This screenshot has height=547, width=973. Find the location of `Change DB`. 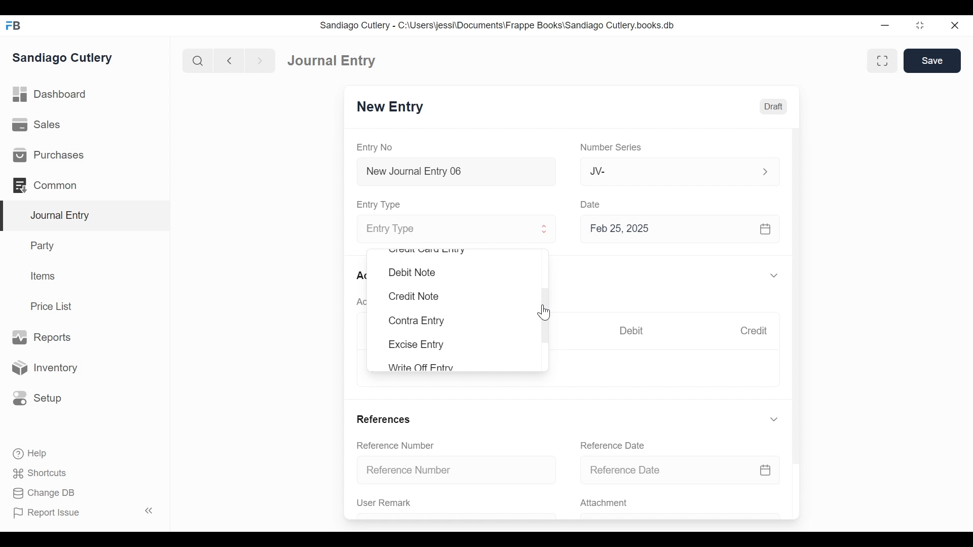

Change DB is located at coordinates (46, 494).